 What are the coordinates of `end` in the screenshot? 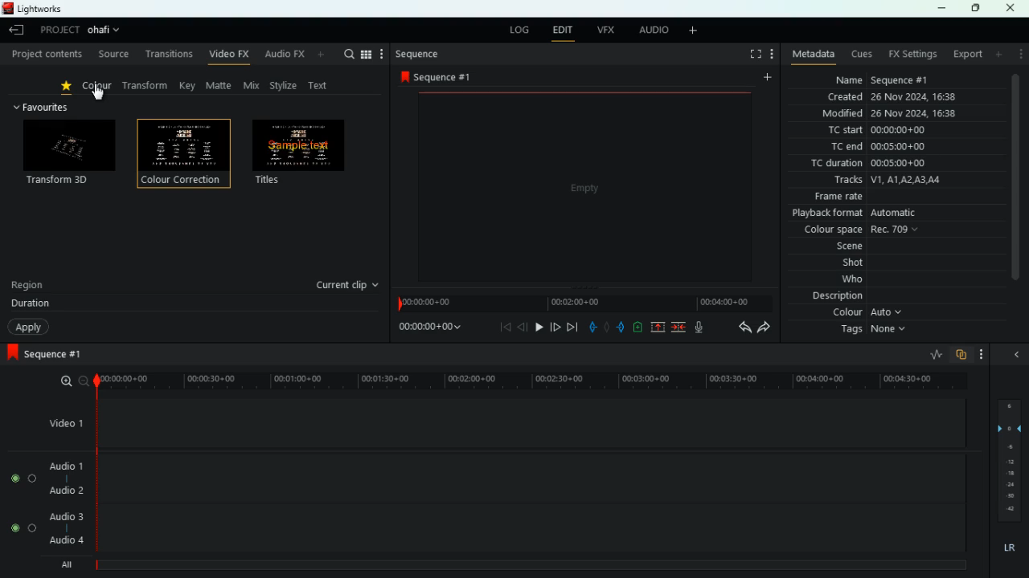 It's located at (571, 328).